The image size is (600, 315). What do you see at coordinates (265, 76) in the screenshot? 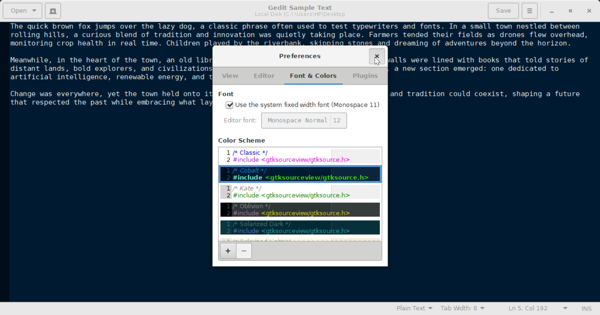
I see `Editor Tab` at bounding box center [265, 76].